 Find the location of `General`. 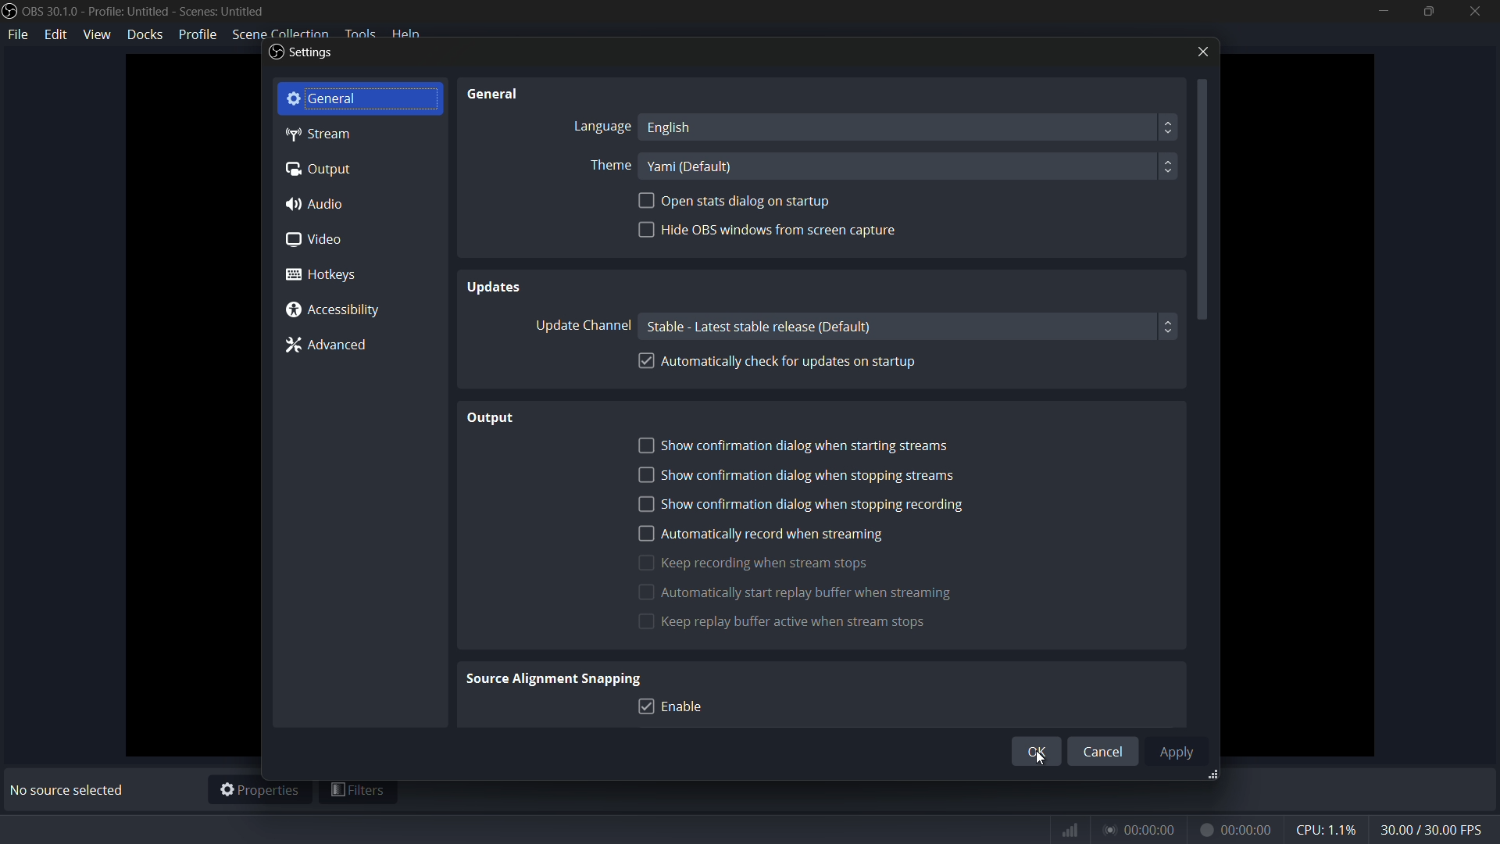

General is located at coordinates (508, 95).